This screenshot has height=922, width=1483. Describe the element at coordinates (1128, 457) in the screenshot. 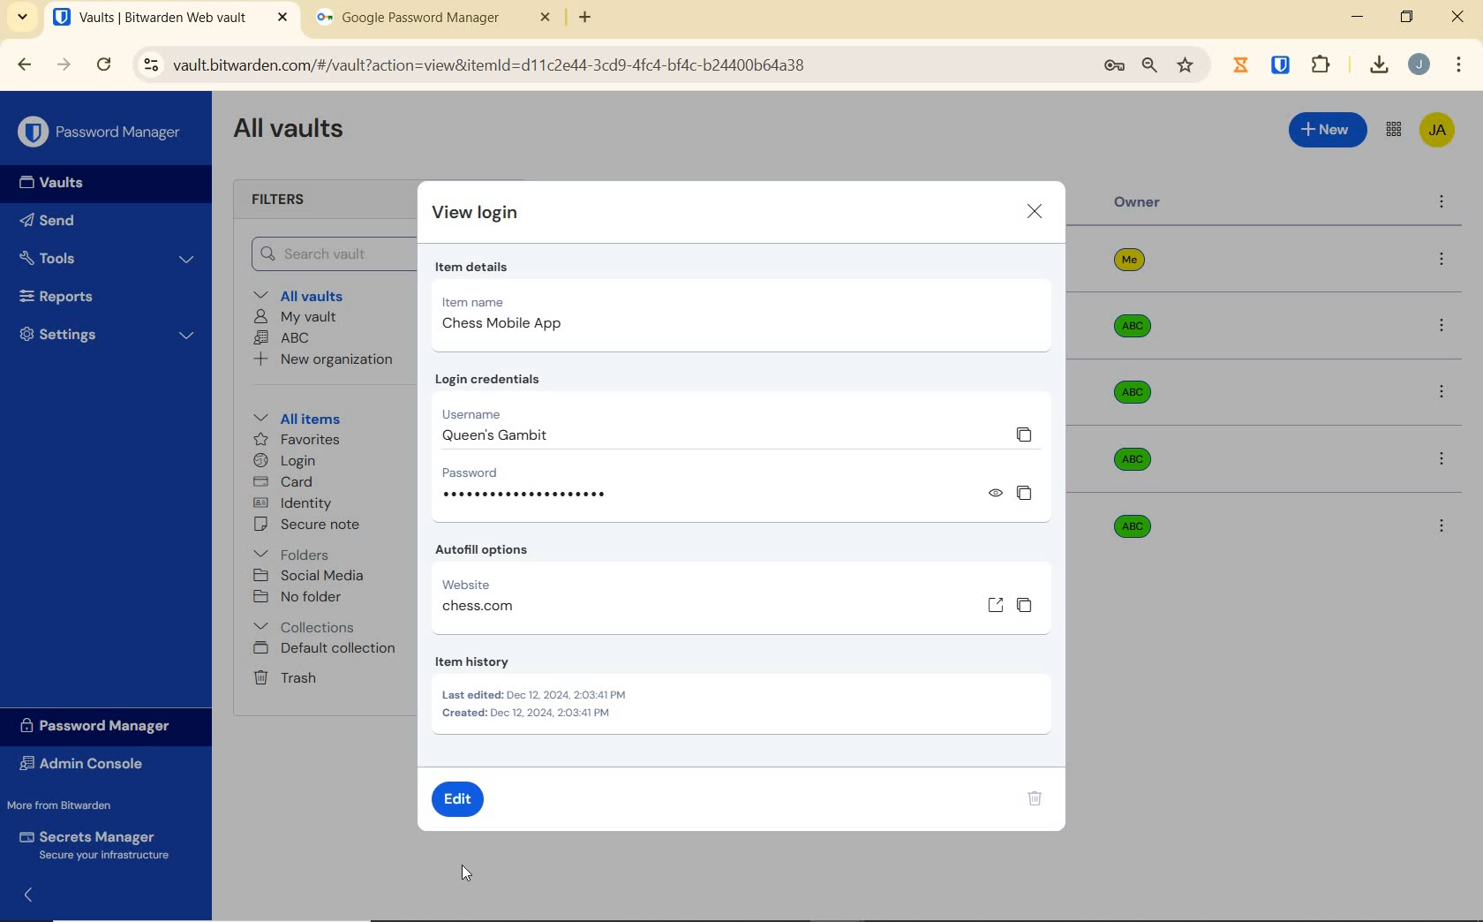

I see `Owner organization` at that location.